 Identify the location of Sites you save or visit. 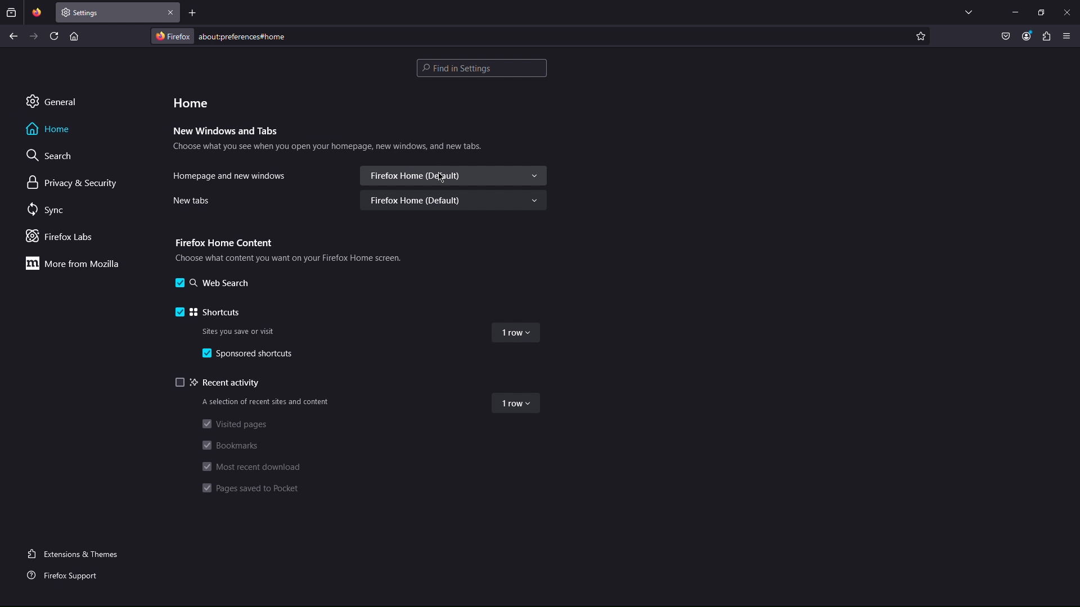
(239, 332).